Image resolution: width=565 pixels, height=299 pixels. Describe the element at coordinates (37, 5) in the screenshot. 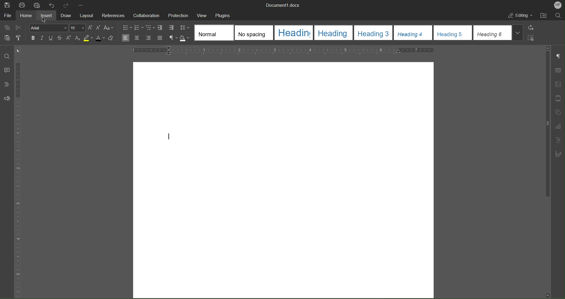

I see `Quick Print` at that location.